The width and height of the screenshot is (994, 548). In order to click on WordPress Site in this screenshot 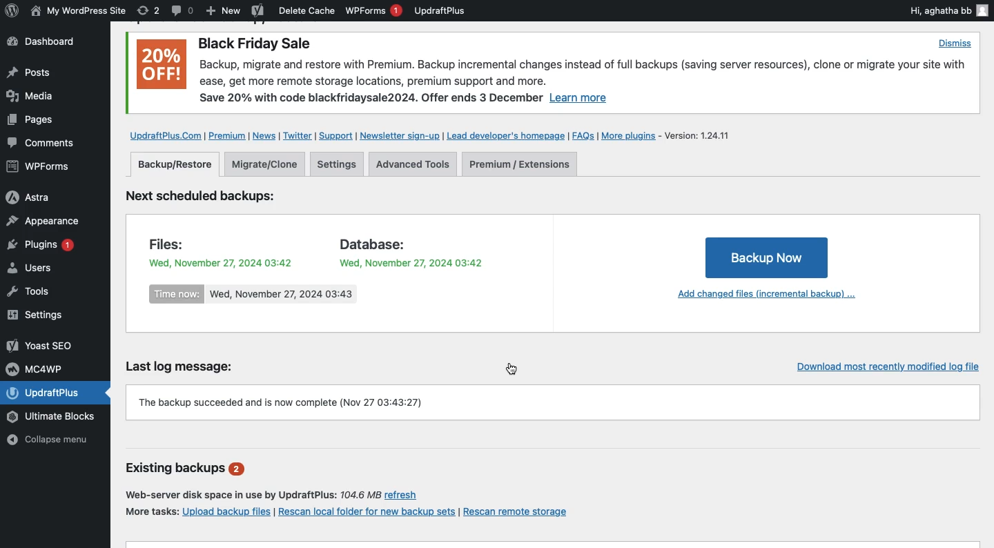, I will do `click(77, 11)`.